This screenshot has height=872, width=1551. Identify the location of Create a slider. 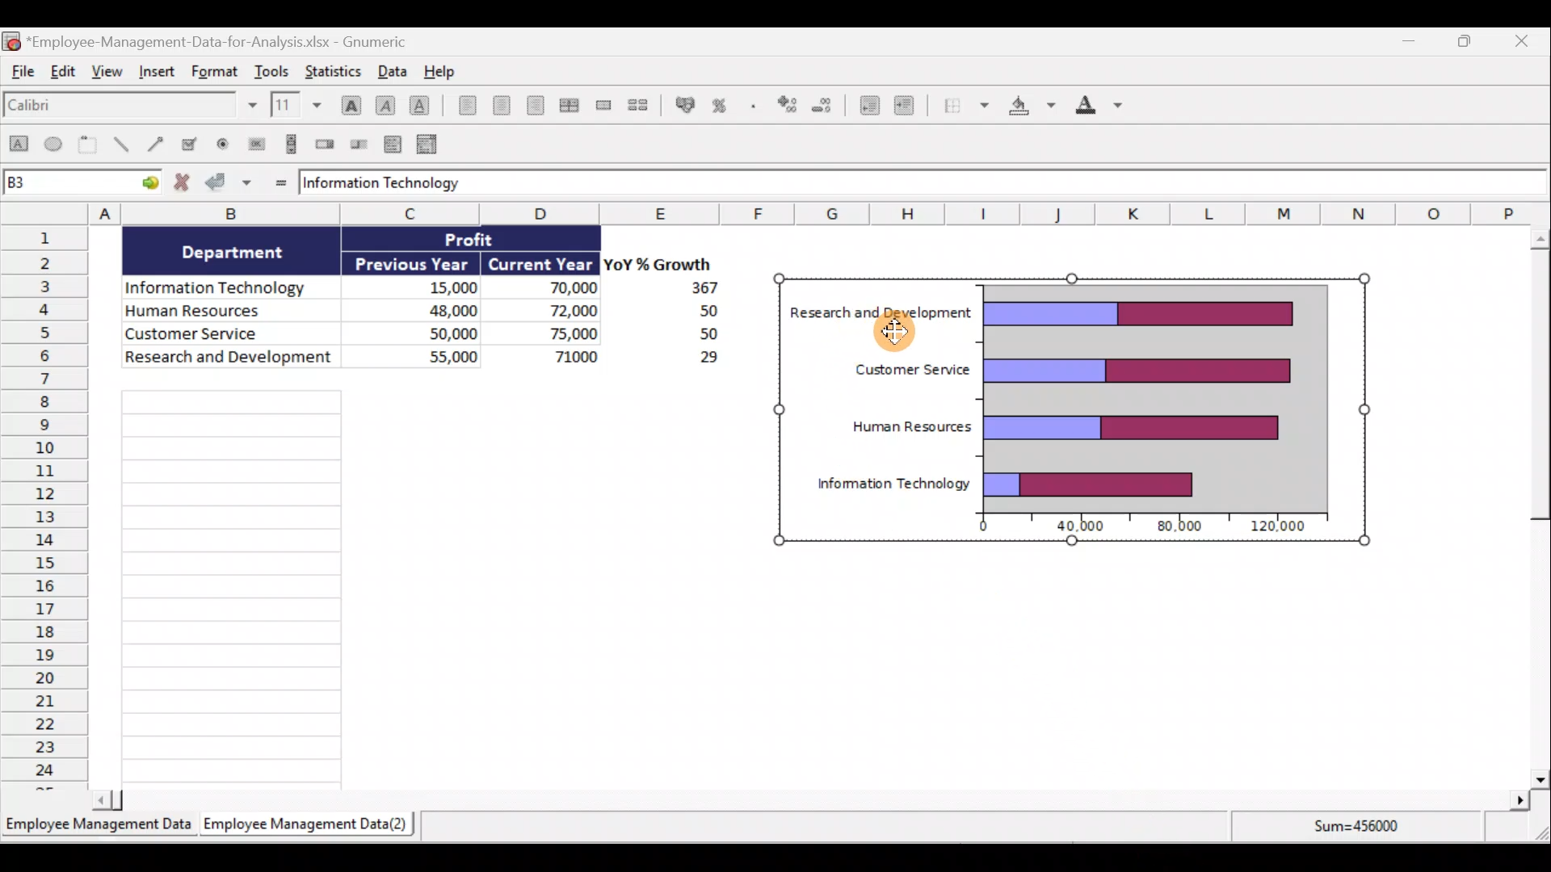
(355, 145).